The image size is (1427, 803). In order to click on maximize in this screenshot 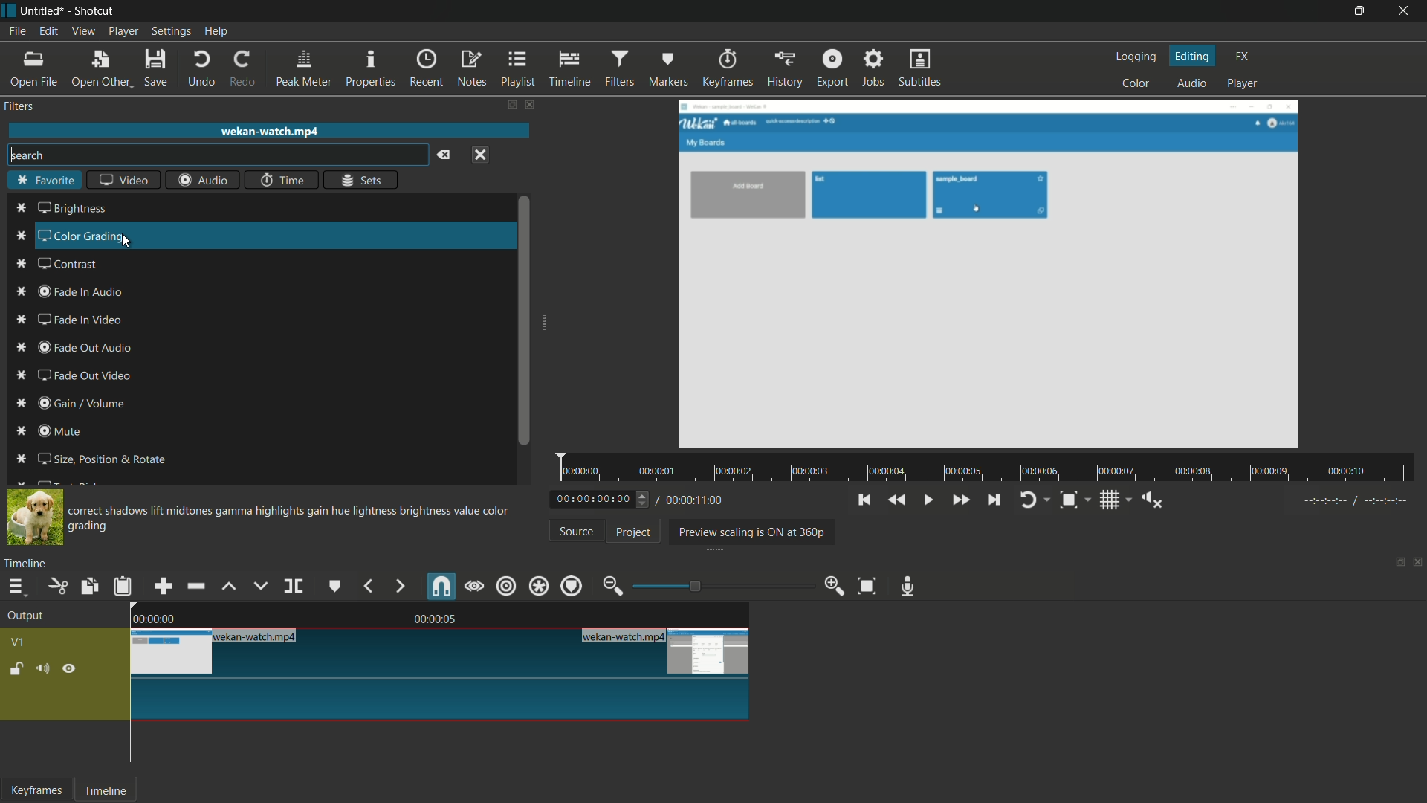, I will do `click(1361, 11)`.